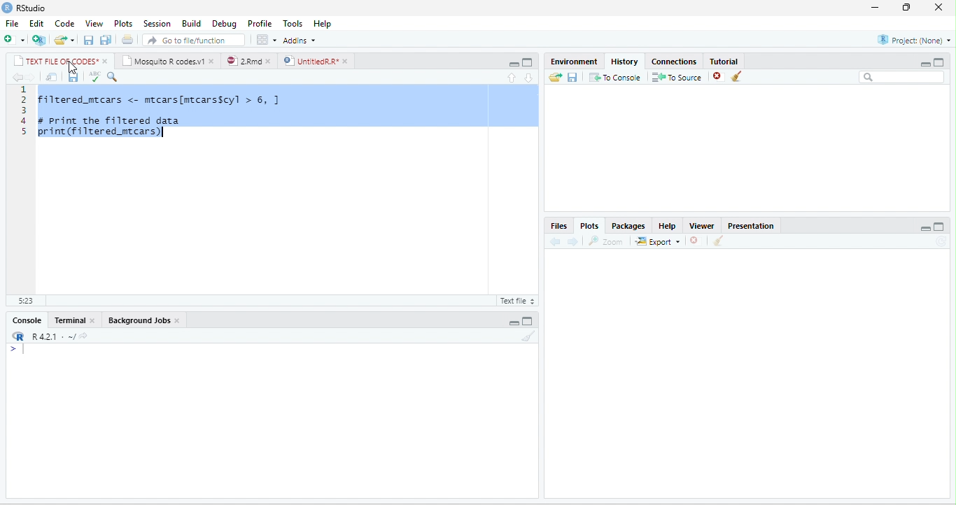  I want to click on minimize, so click(514, 322).